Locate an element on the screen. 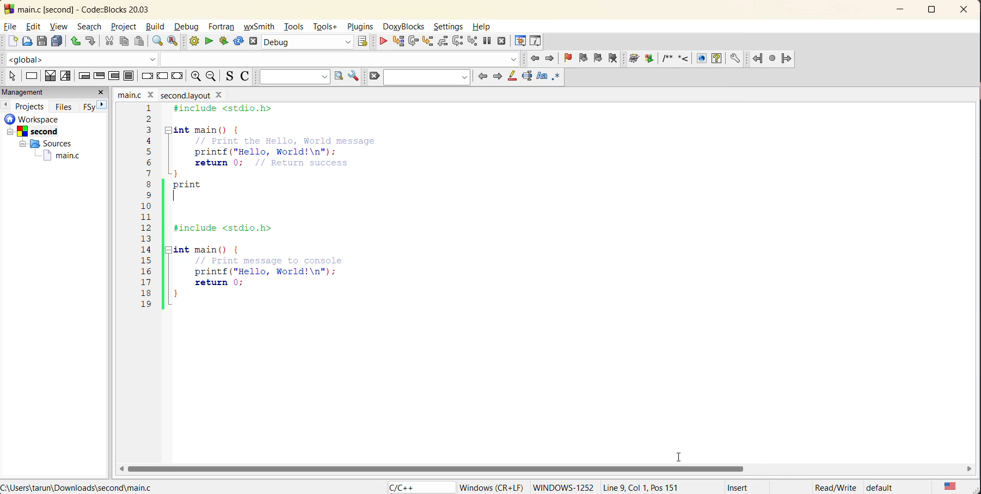 Image resolution: width=981 pixels, height=494 pixels. selected text is located at coordinates (528, 76).